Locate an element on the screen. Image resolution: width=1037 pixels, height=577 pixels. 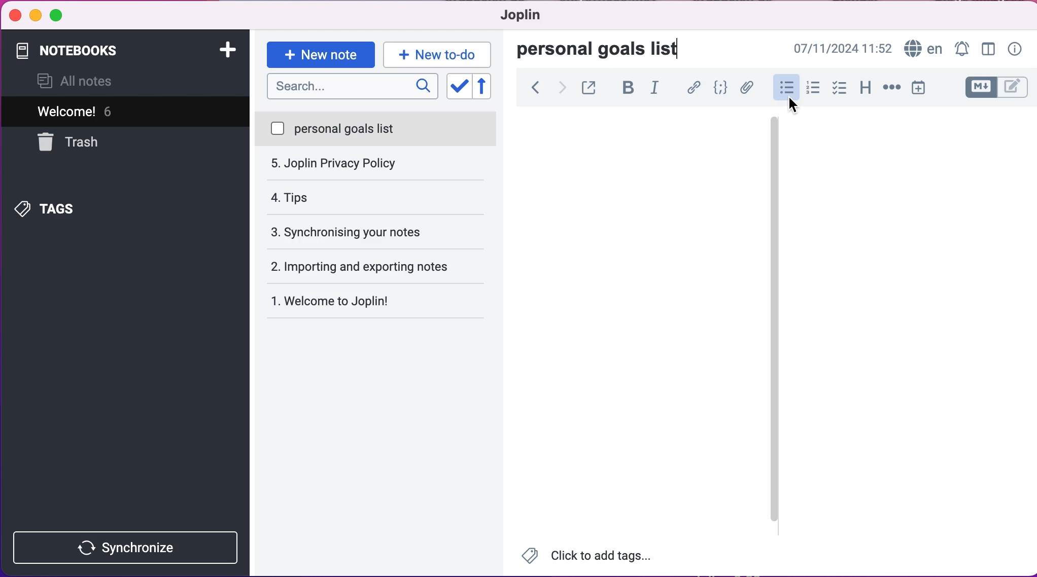
07/11/2024 09:03 is located at coordinates (841, 47).